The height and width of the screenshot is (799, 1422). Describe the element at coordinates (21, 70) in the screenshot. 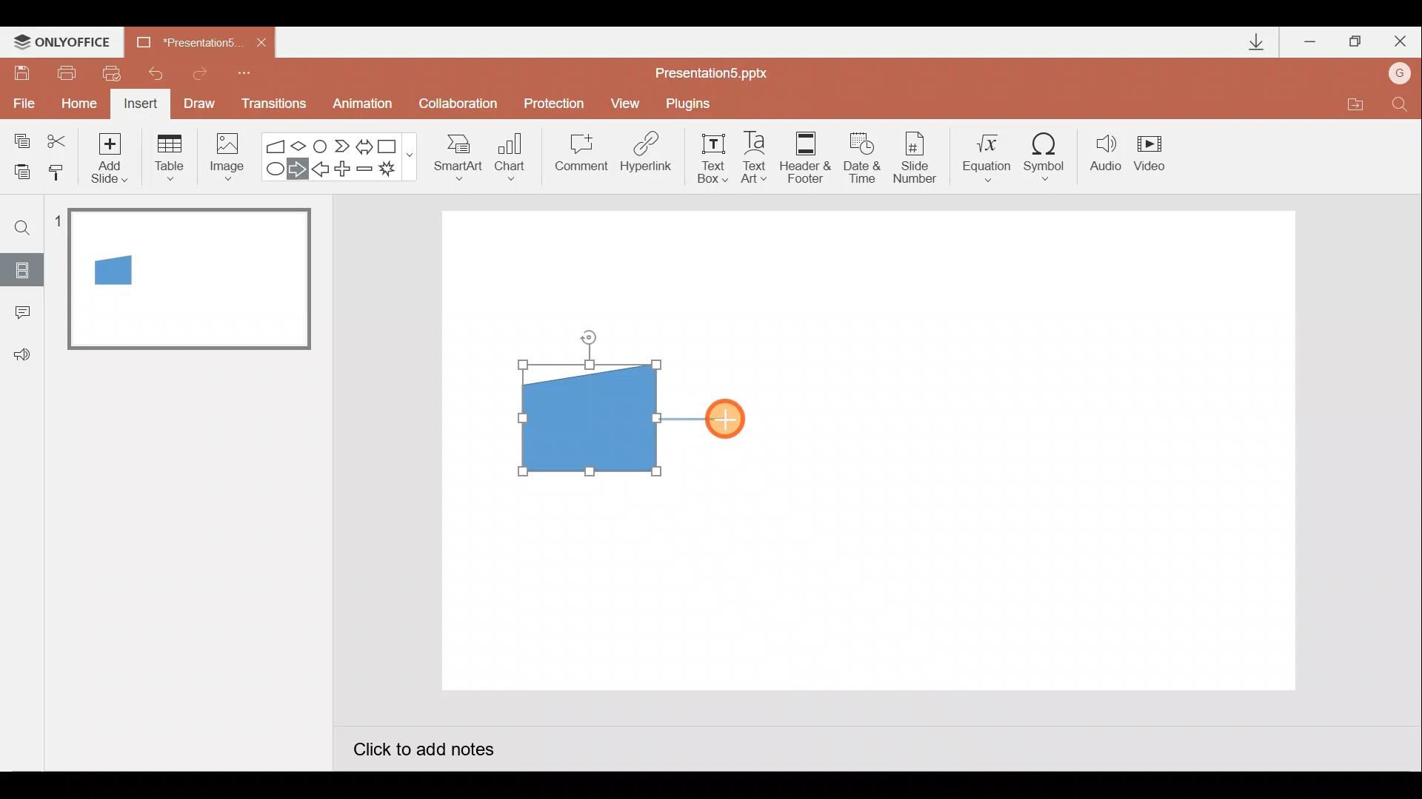

I see `Save` at that location.